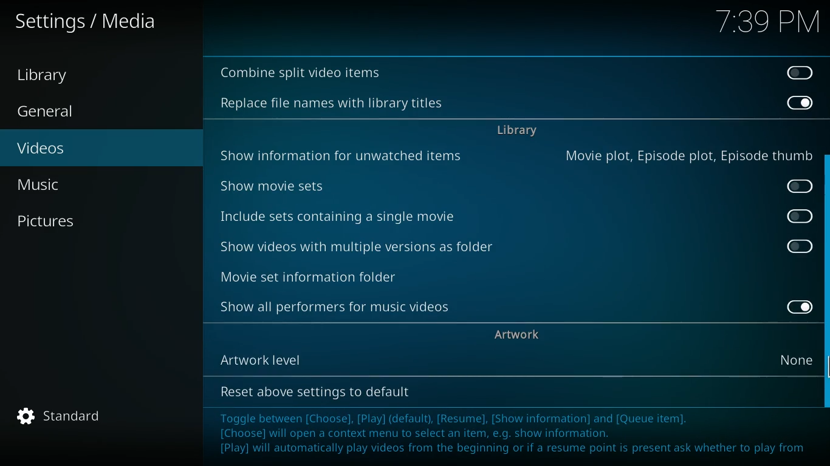 Image resolution: width=830 pixels, height=466 pixels. I want to click on show movie sets, so click(305, 184).